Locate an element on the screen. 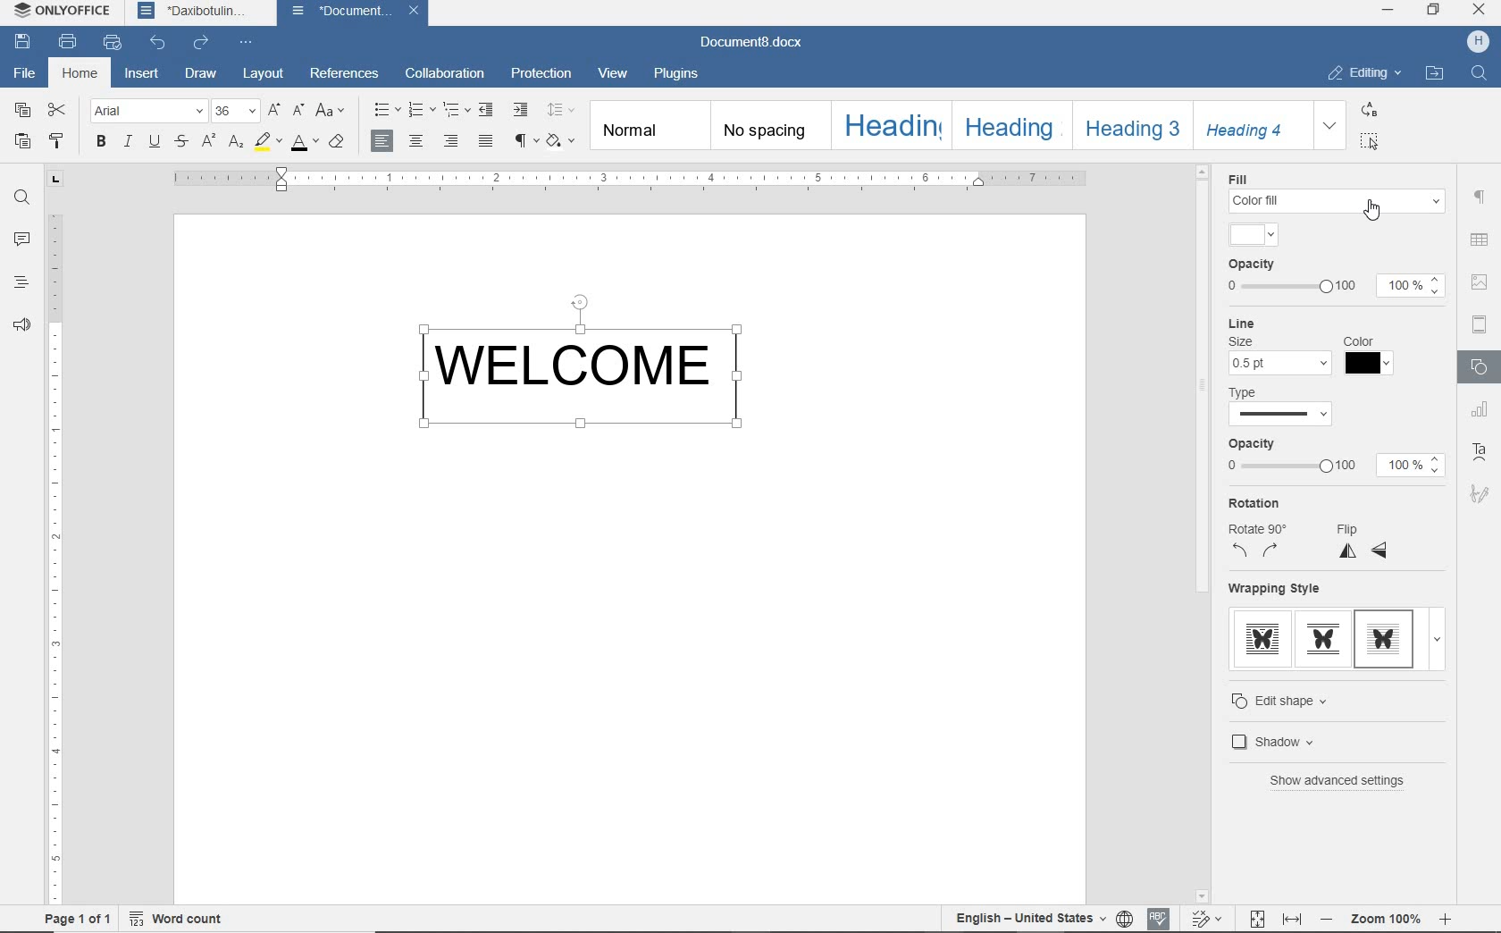 The height and width of the screenshot is (933, 1501). HP is located at coordinates (1478, 42).